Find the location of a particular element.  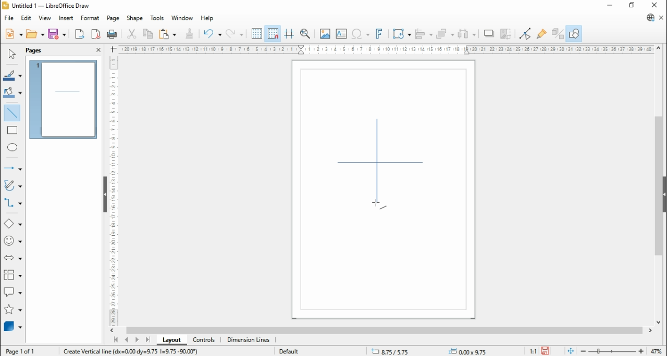

edit is located at coordinates (26, 19).